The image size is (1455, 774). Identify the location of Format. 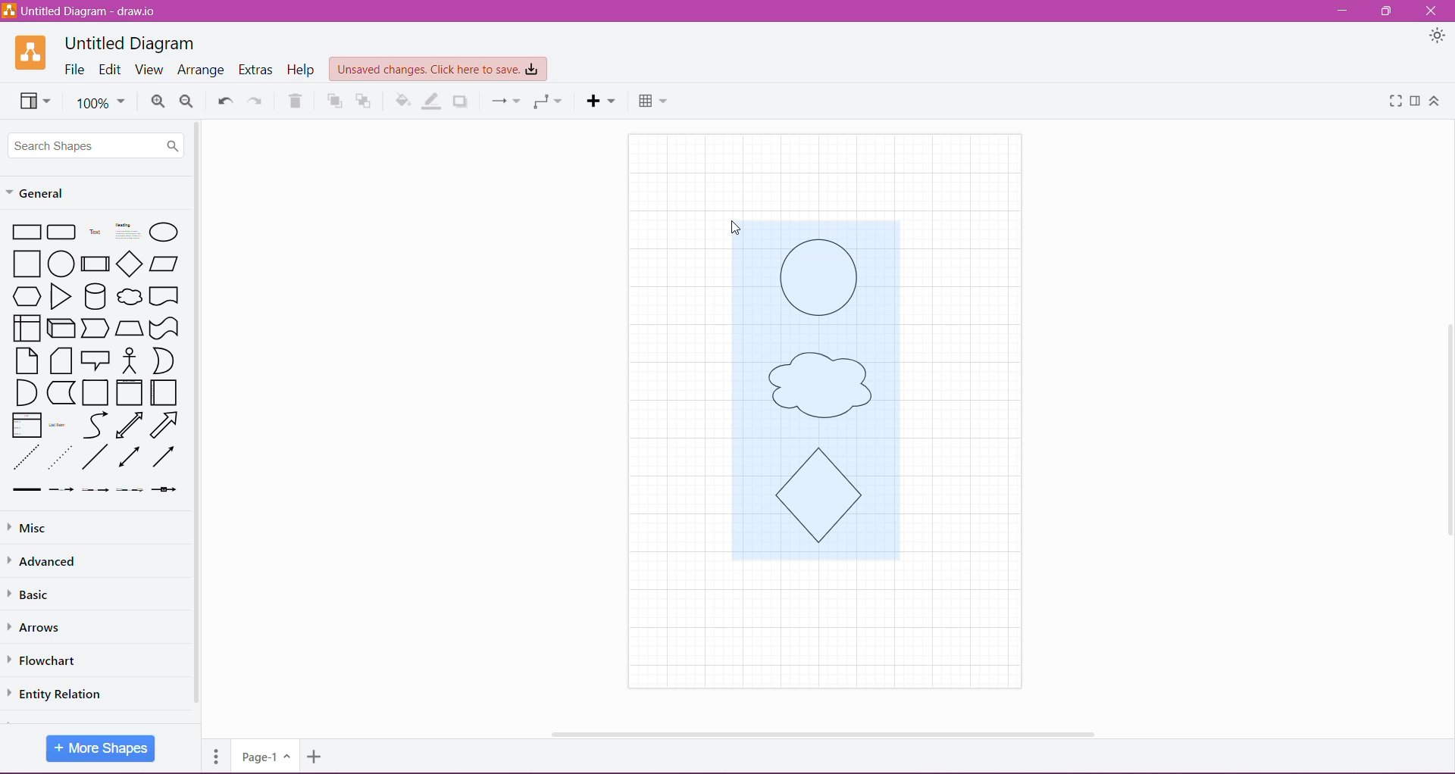
(1416, 101).